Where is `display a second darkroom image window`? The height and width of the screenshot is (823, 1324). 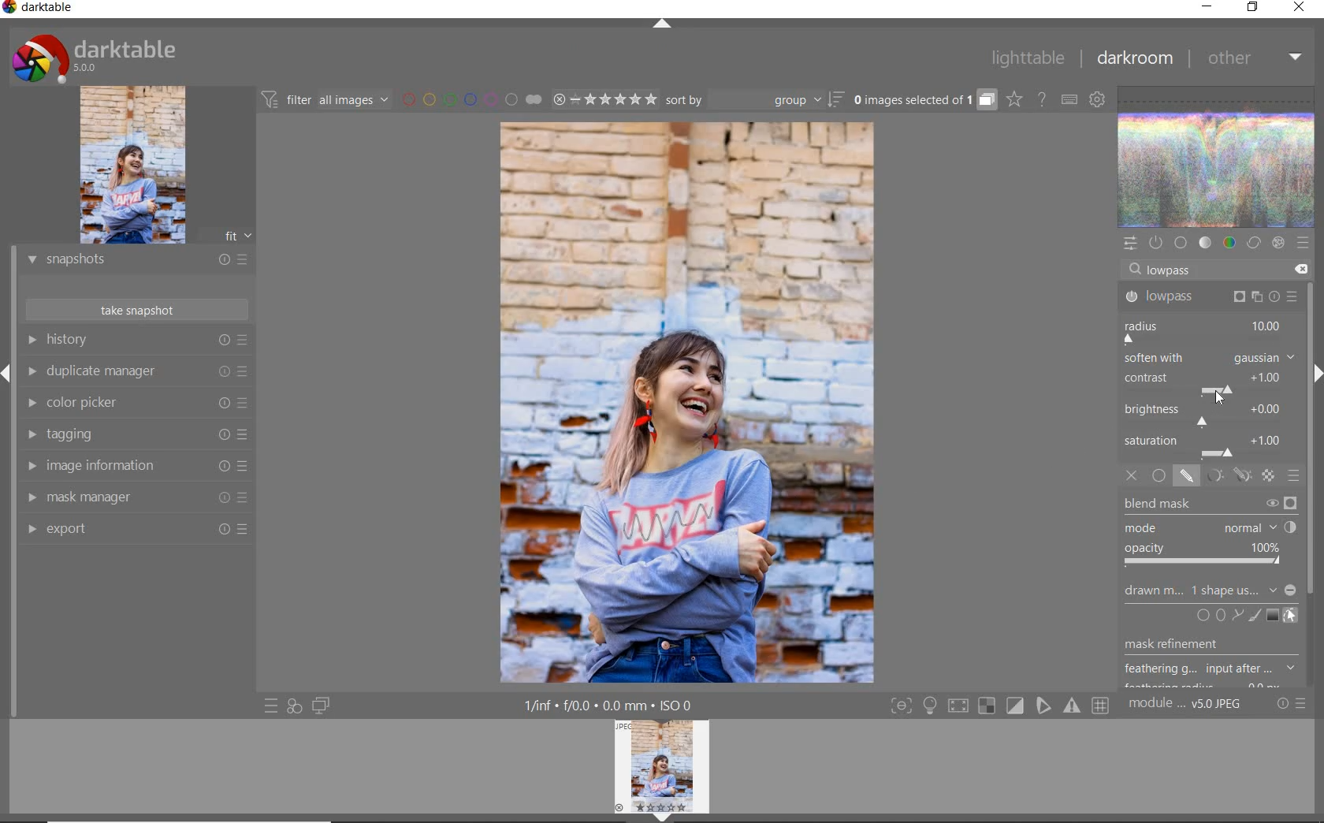 display a second darkroom image window is located at coordinates (322, 705).